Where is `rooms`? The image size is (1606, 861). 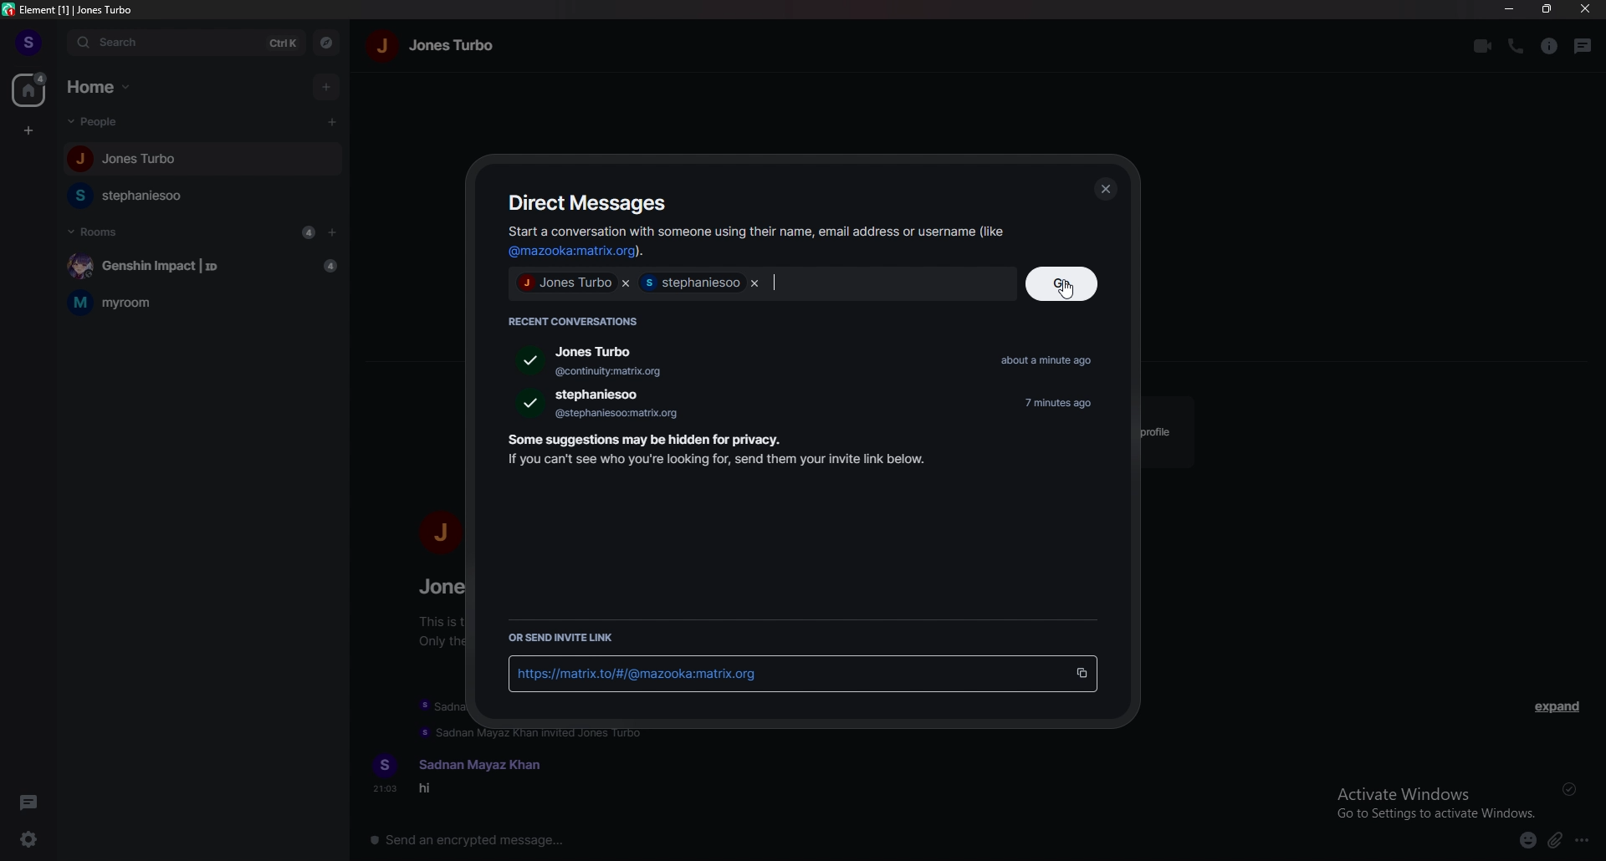
rooms is located at coordinates (95, 231).